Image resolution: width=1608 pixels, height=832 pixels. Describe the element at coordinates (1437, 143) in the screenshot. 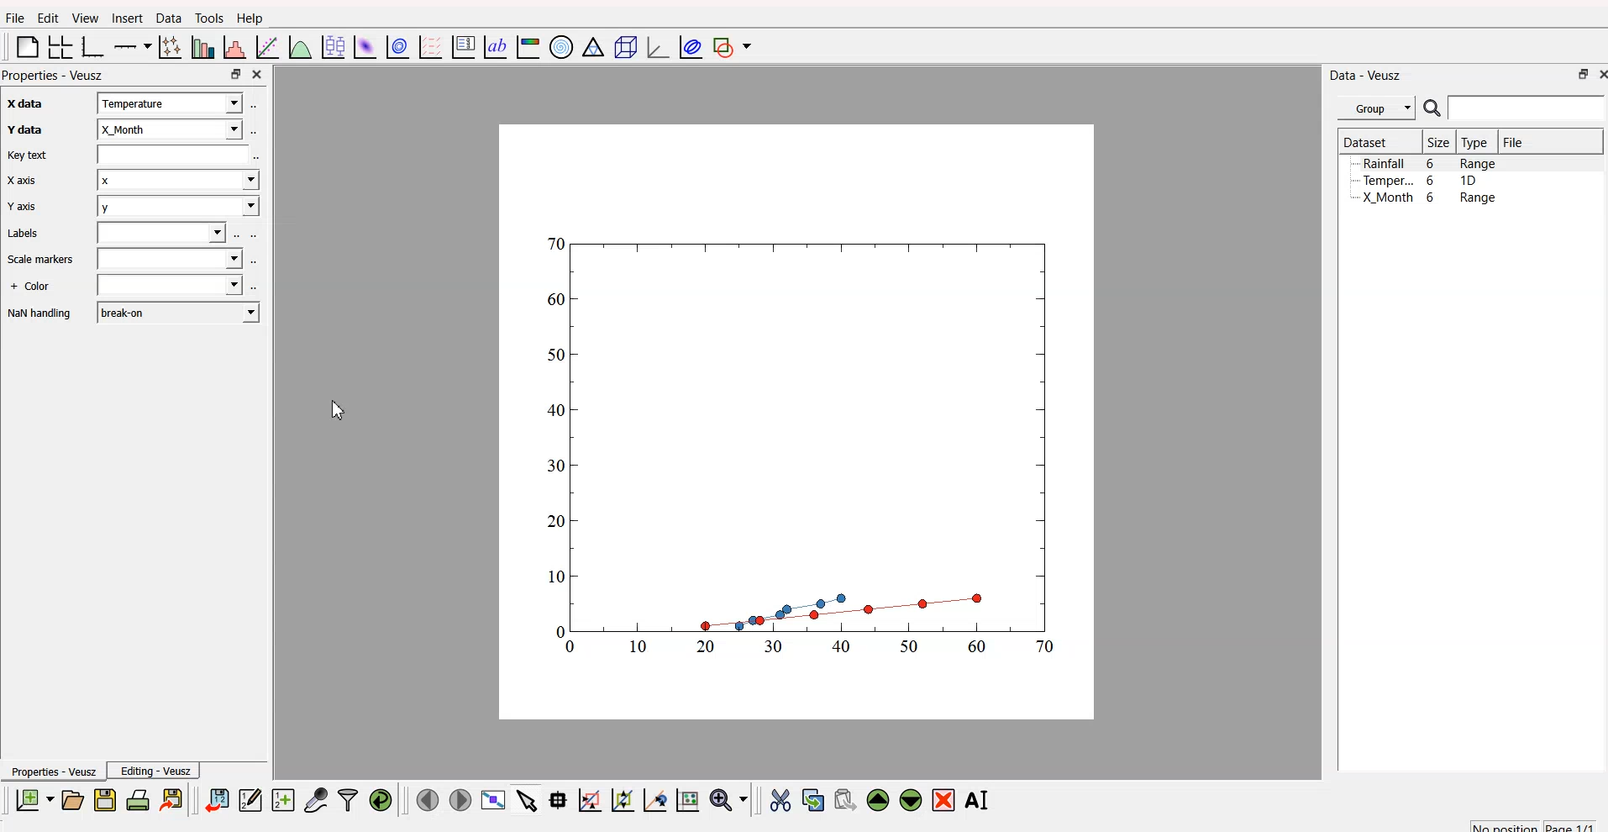

I see `| Size` at that location.